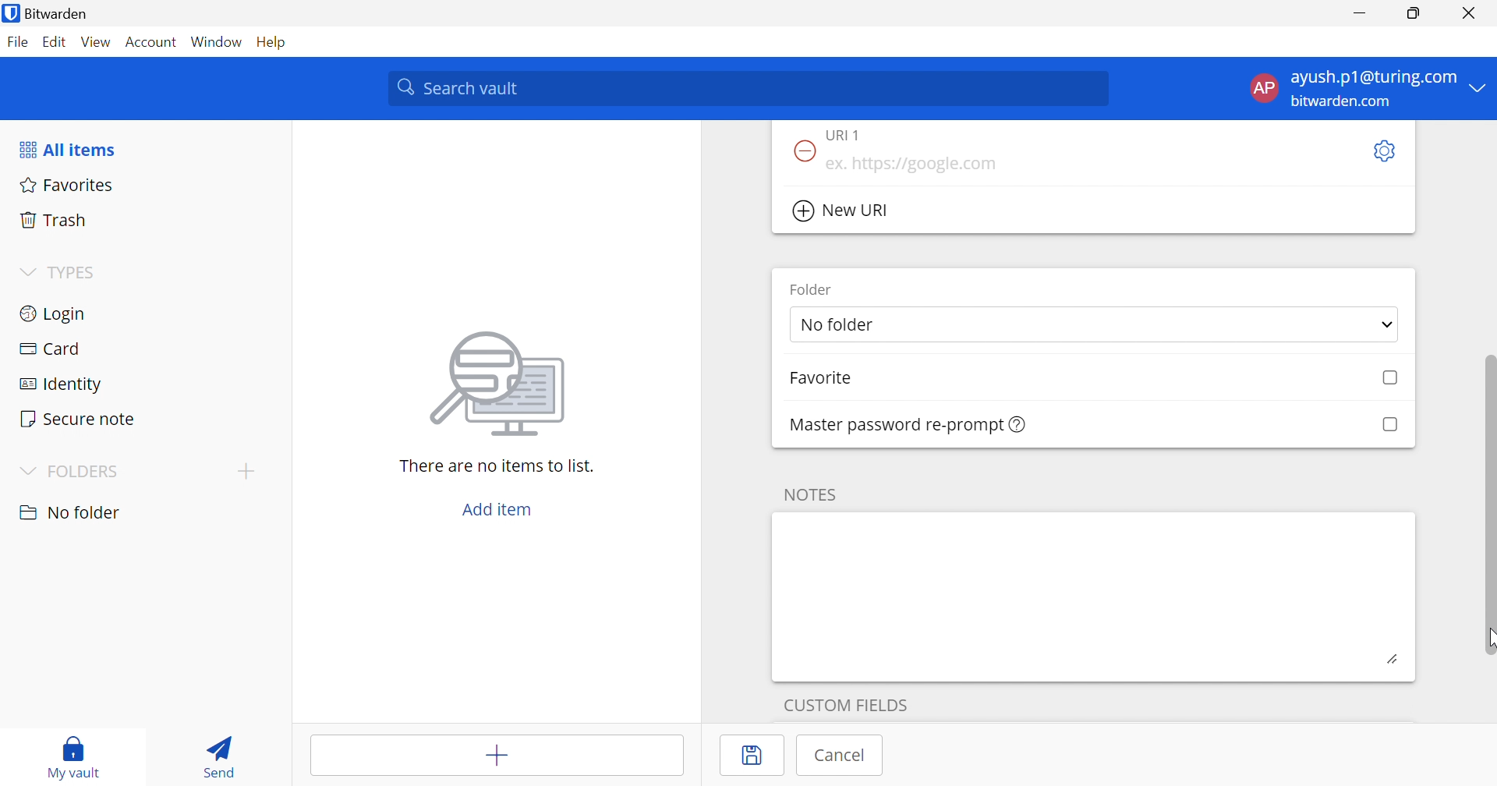 The image size is (1497, 786). Describe the element at coordinates (502, 379) in the screenshot. I see `image` at that location.